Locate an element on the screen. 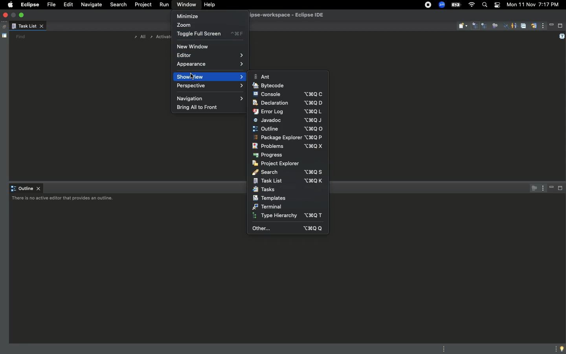  Tip of the day is located at coordinates (562, 349).